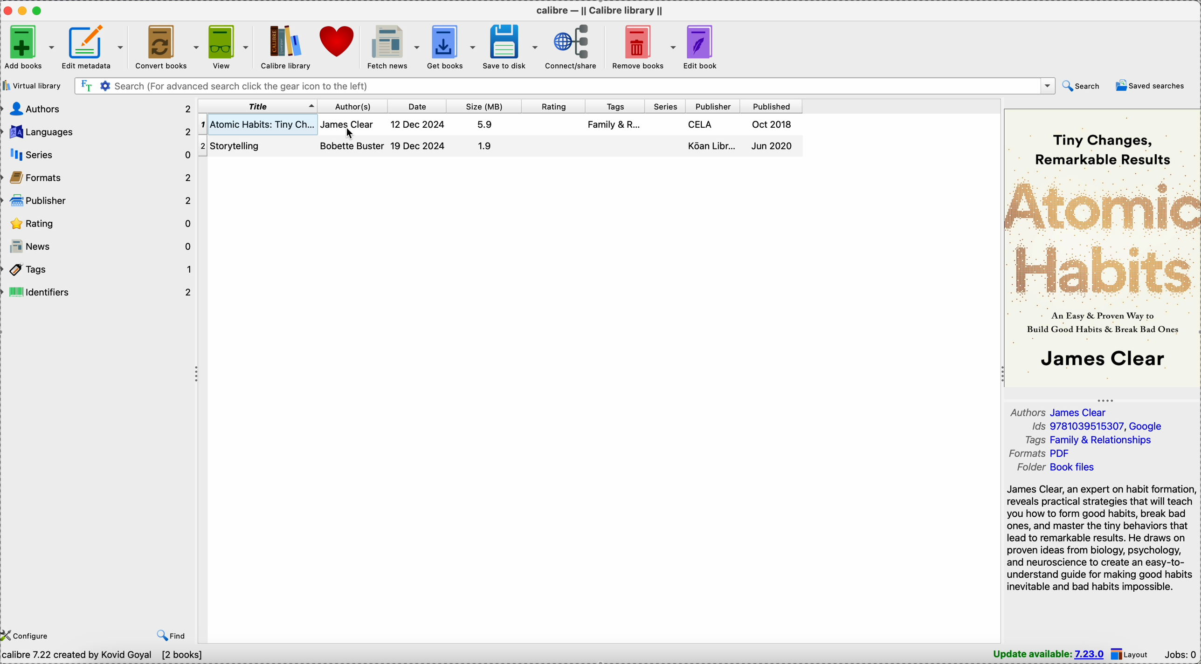 The height and width of the screenshot is (664, 1201). What do you see at coordinates (99, 272) in the screenshot?
I see `tags` at bounding box center [99, 272].